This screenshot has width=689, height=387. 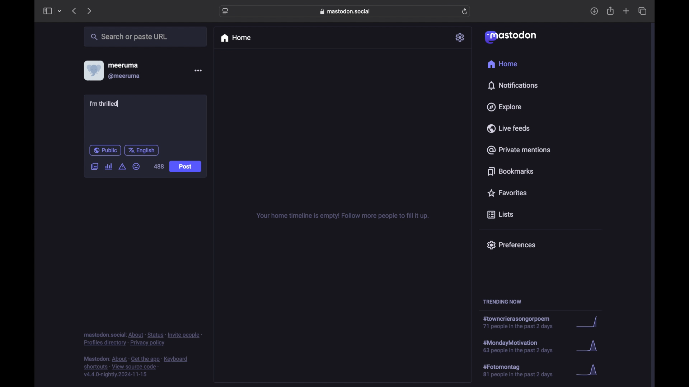 What do you see at coordinates (136, 166) in the screenshot?
I see `emoji` at bounding box center [136, 166].